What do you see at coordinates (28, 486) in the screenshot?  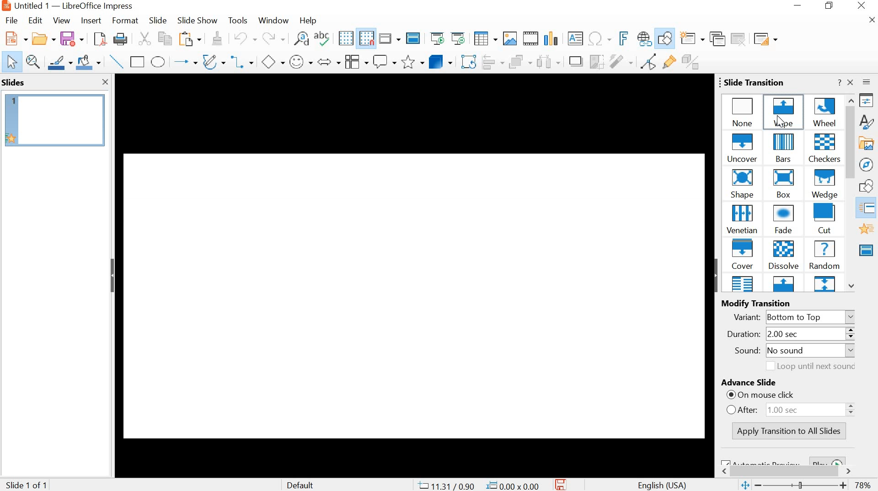 I see `SLIDE 1 OF 1` at bounding box center [28, 486].